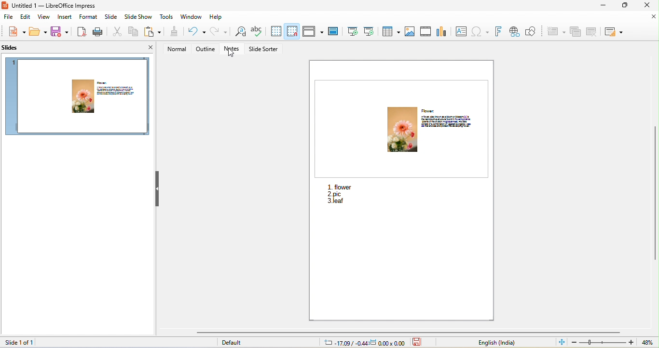 Image resolution: width=659 pixels, height=348 pixels. What do you see at coordinates (430, 110) in the screenshot?
I see `flower` at bounding box center [430, 110].